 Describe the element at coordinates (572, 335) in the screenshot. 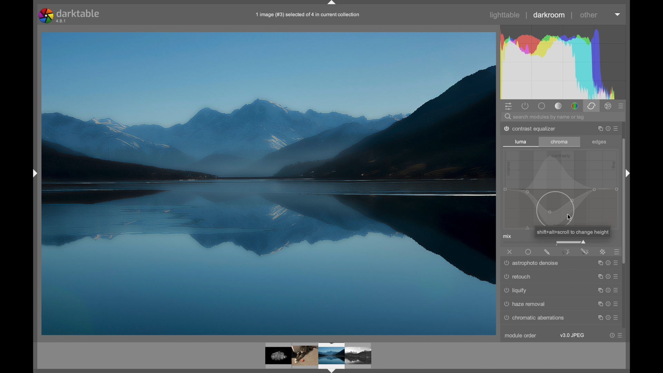

I see `v3.0 jpeg` at that location.